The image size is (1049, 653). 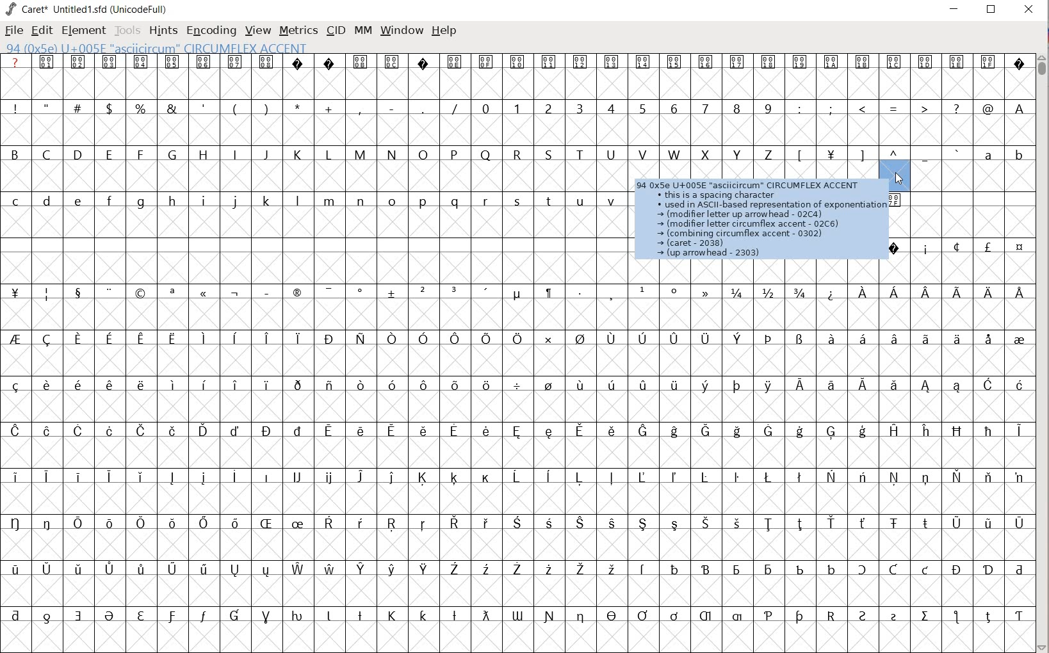 What do you see at coordinates (400, 29) in the screenshot?
I see `WINDOW` at bounding box center [400, 29].